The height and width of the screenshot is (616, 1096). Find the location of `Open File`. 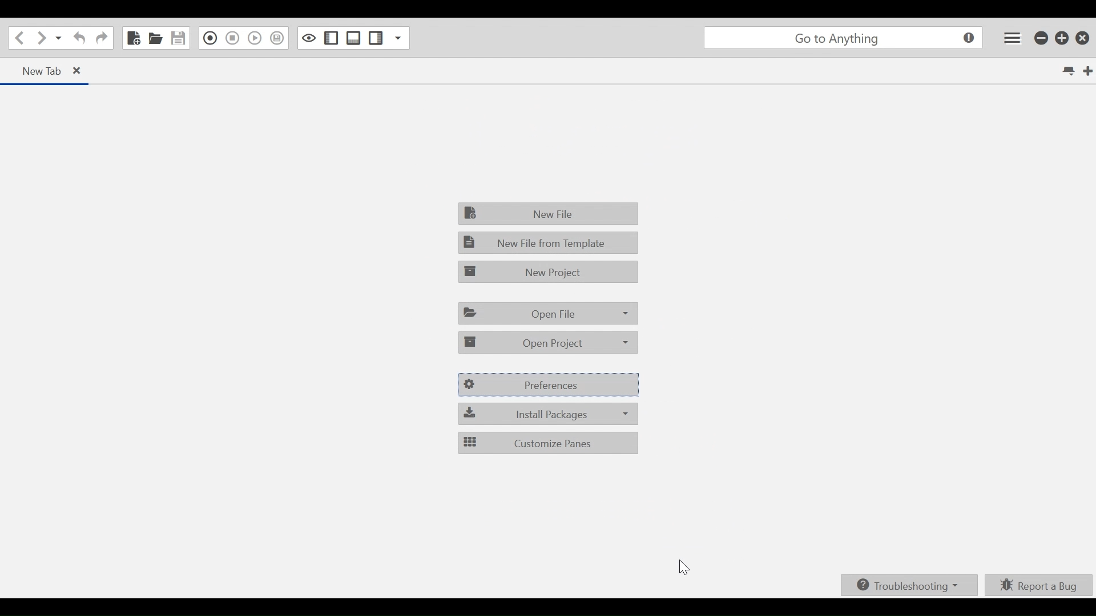

Open File is located at coordinates (549, 313).